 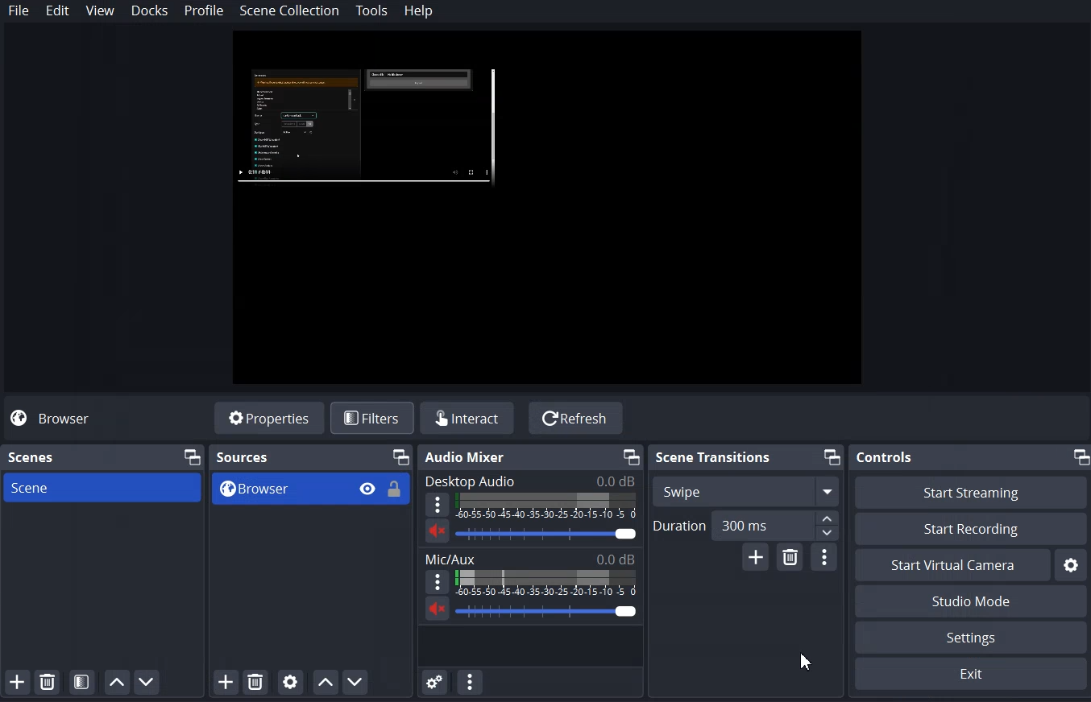 I want to click on Volume Adjuster, so click(x=545, y=610).